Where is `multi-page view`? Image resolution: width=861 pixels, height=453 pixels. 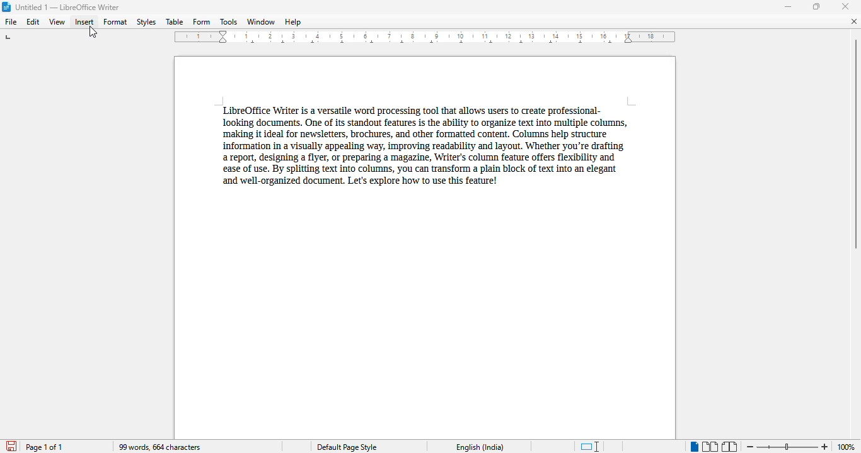
multi-page view is located at coordinates (710, 447).